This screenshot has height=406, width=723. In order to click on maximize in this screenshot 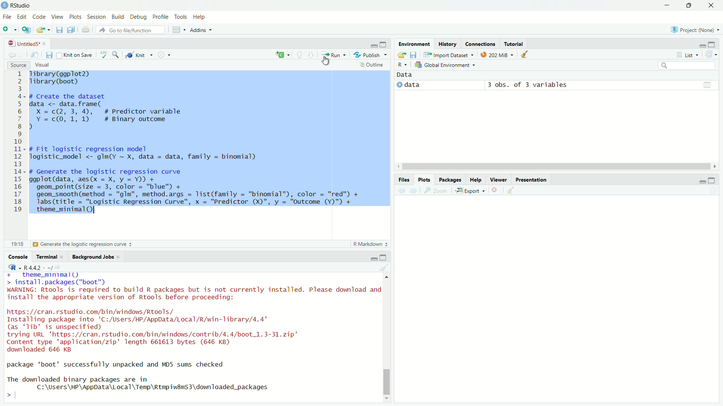, I will do `click(383, 44)`.